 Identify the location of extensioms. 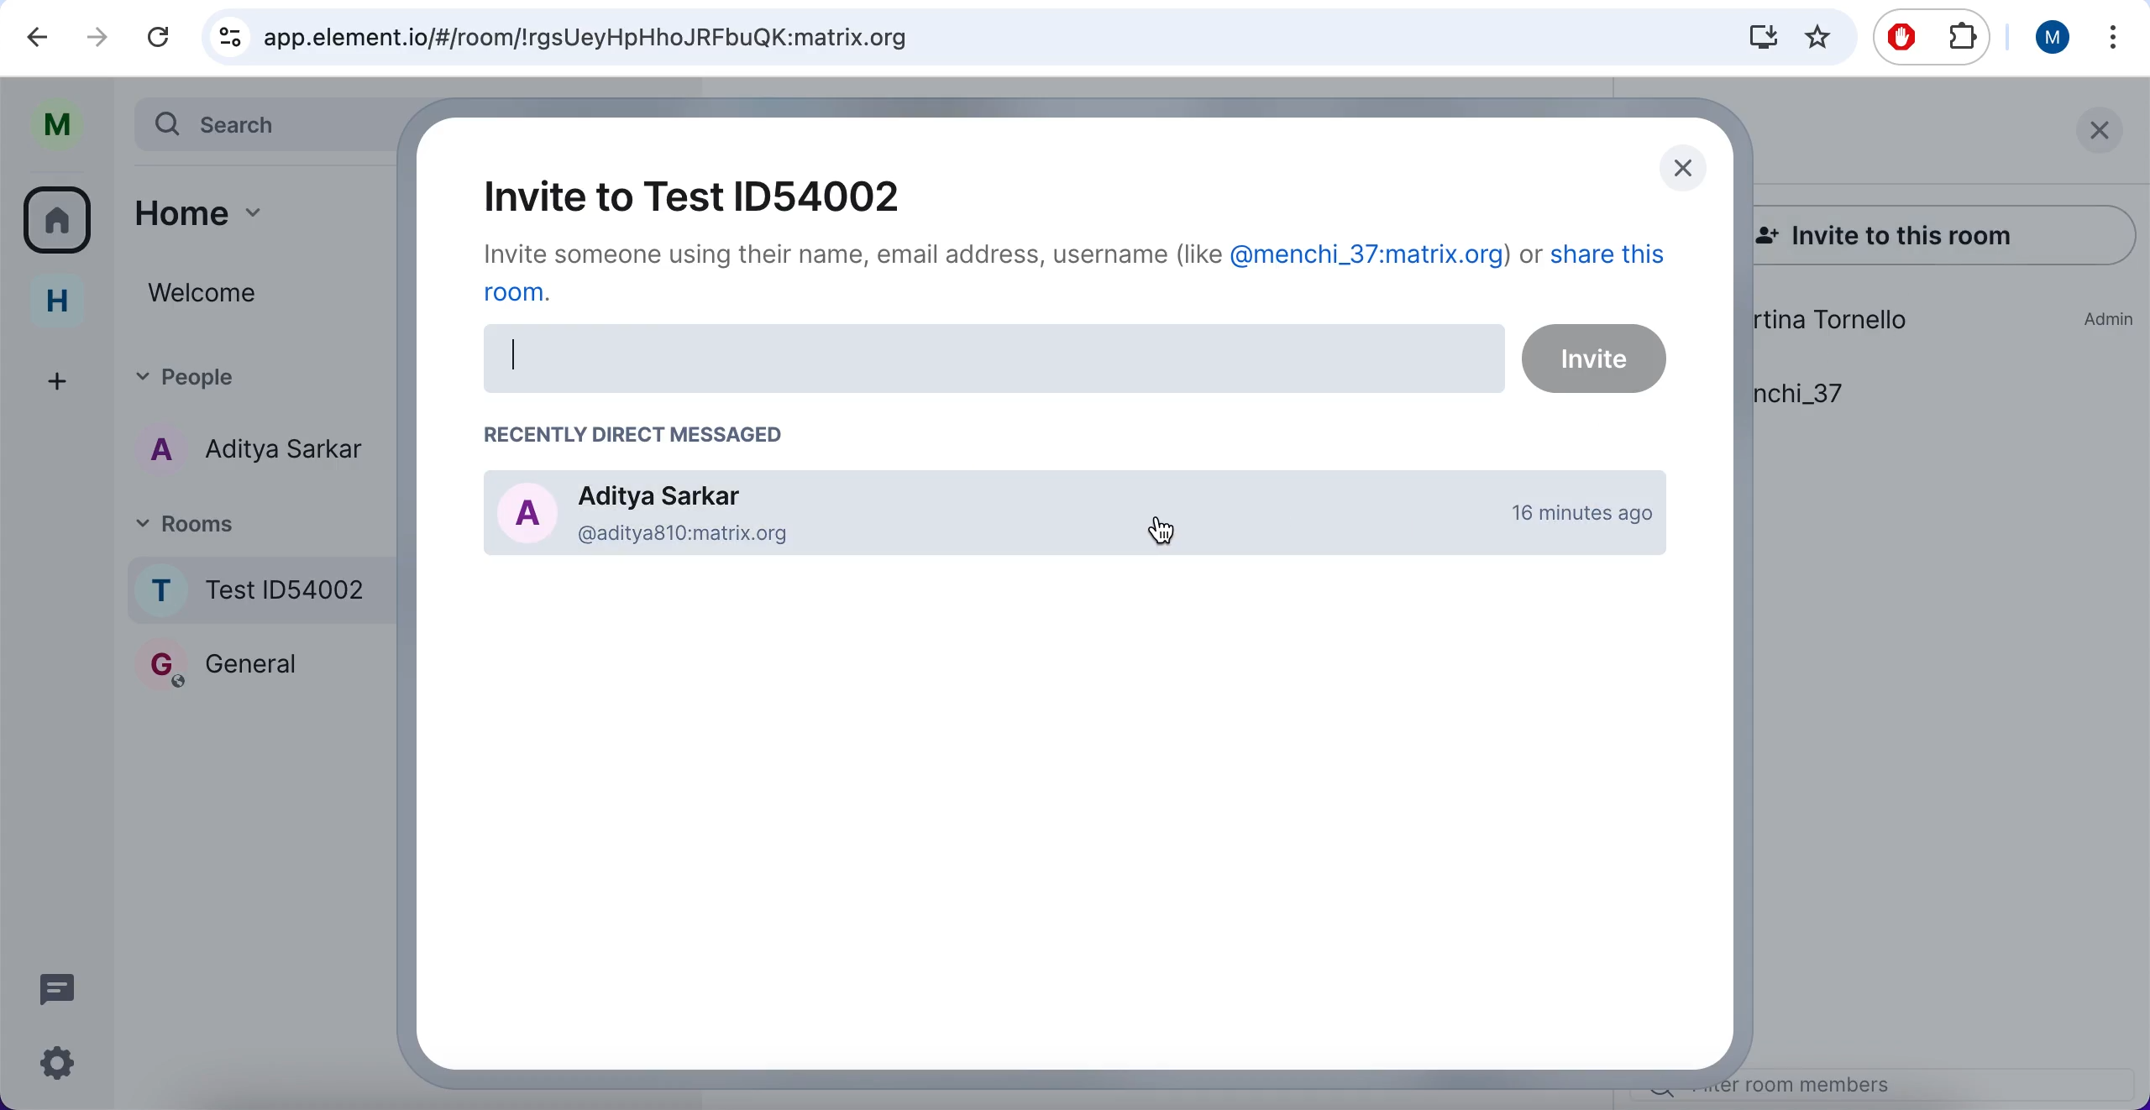
(1960, 41).